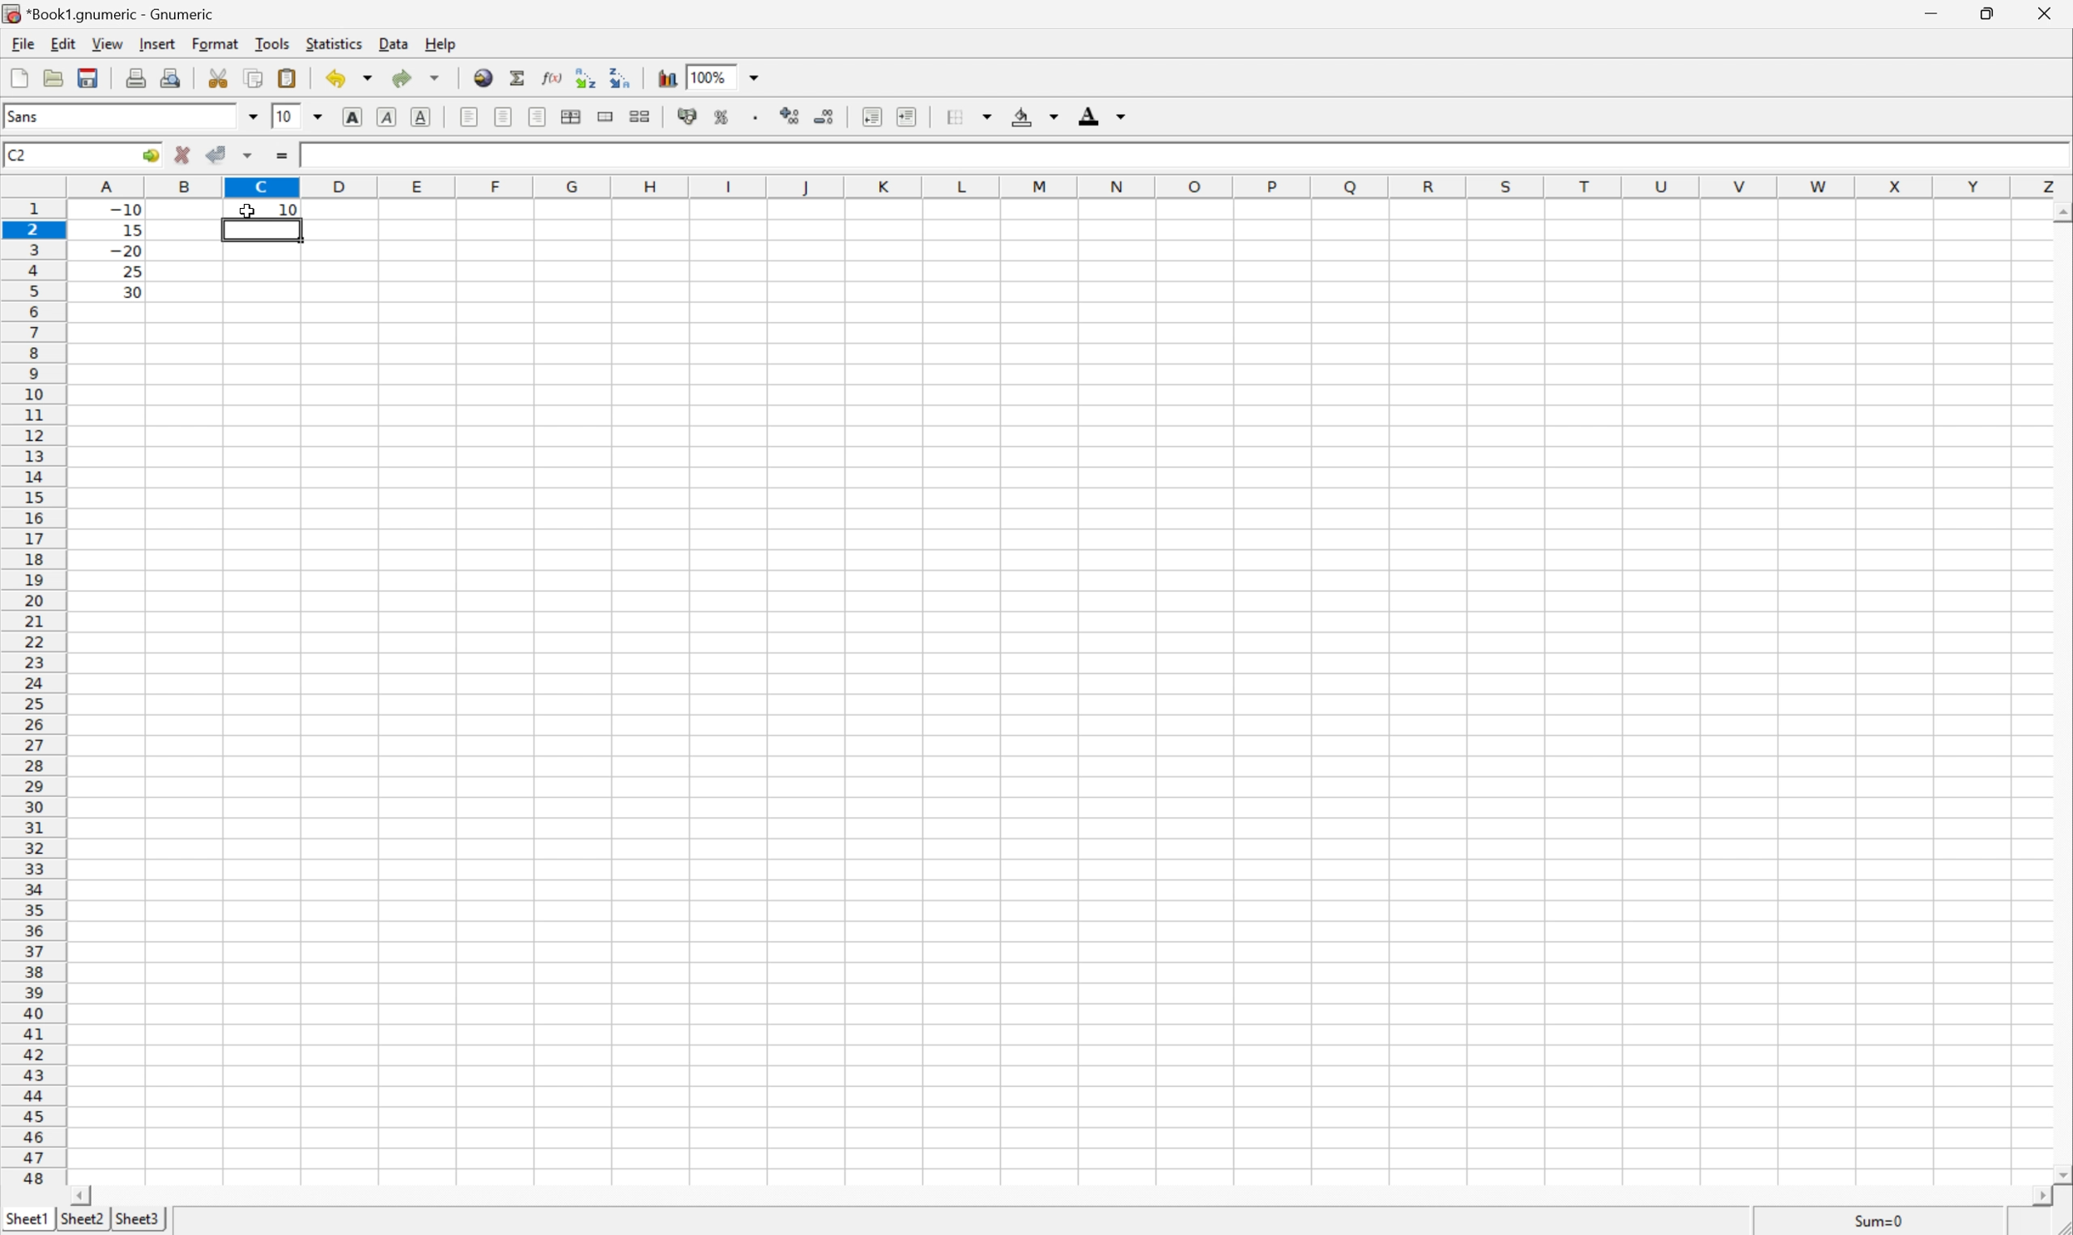 The height and width of the screenshot is (1235, 2073). I want to click on 10, so click(284, 117).